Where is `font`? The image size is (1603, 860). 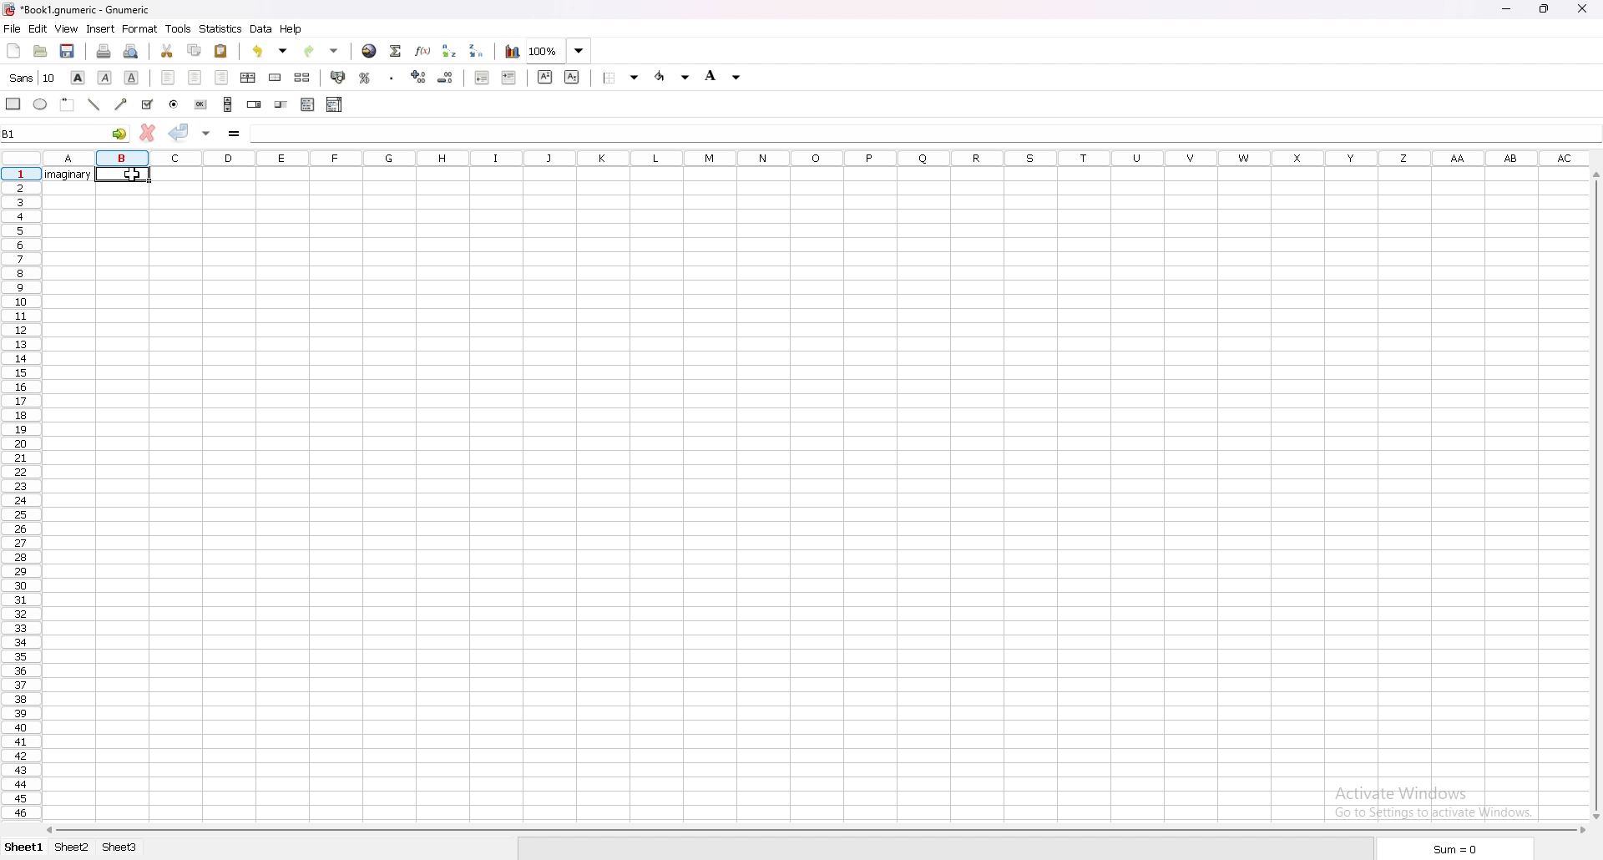
font is located at coordinates (34, 78).